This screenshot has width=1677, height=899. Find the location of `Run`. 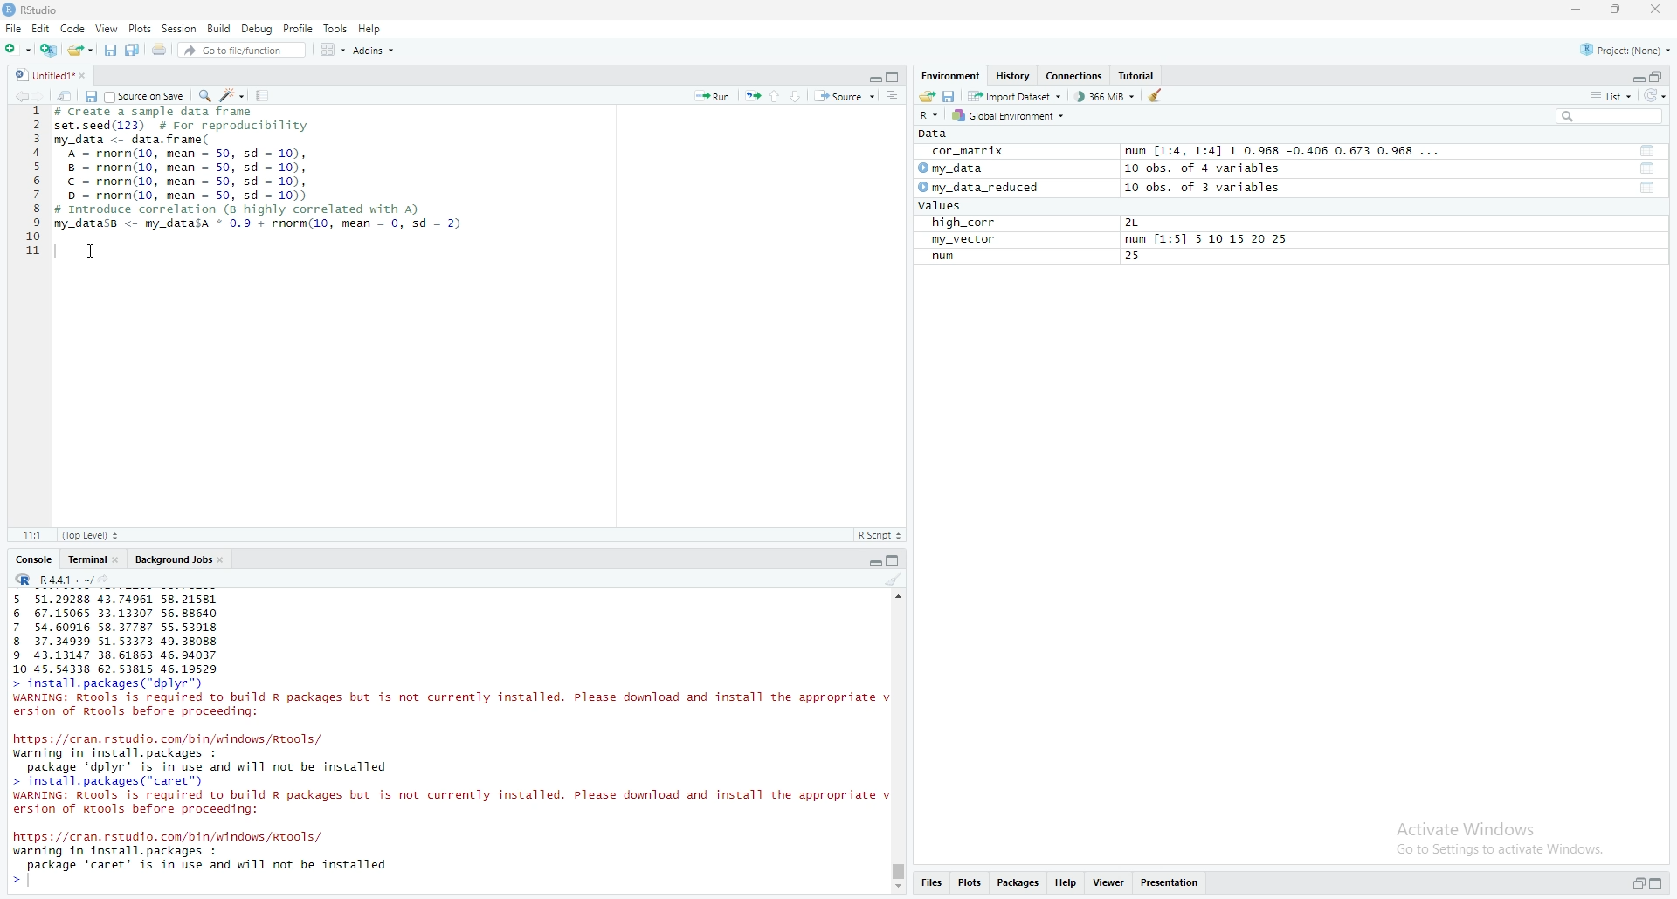

Run is located at coordinates (714, 96).